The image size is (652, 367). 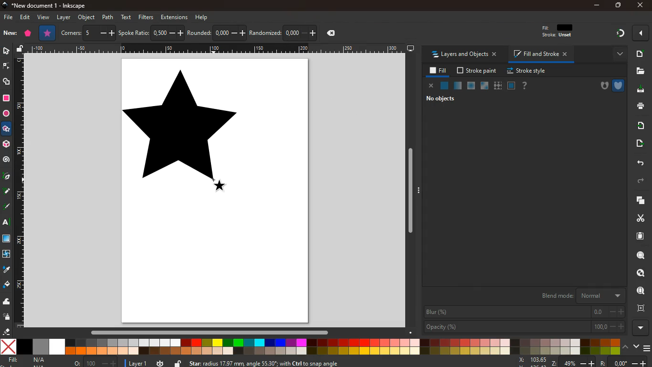 I want to click on files, so click(x=638, y=71).